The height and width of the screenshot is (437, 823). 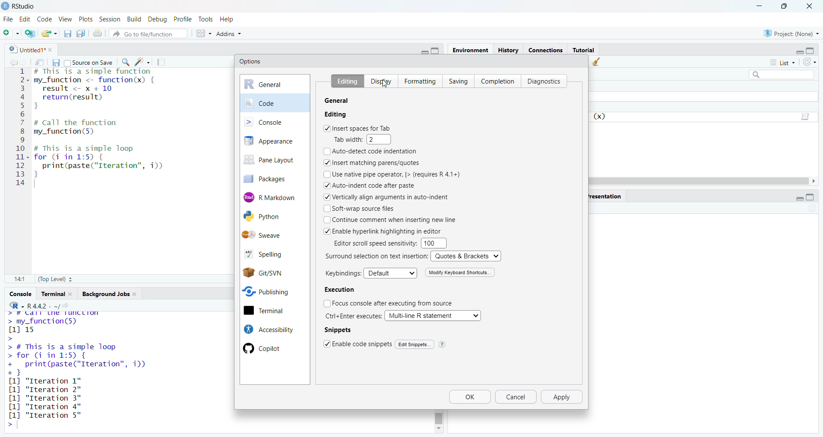 I want to click on Options, so click(x=251, y=61).